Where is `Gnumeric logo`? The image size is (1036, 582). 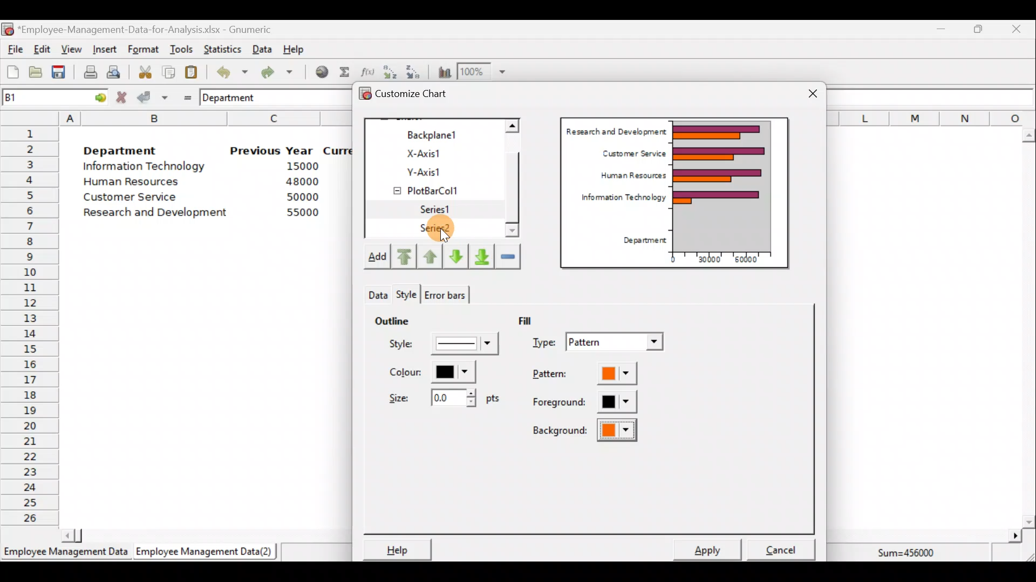
Gnumeric logo is located at coordinates (8, 30).